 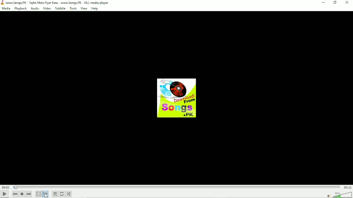 What do you see at coordinates (328, 196) in the screenshot?
I see `mute` at bounding box center [328, 196].